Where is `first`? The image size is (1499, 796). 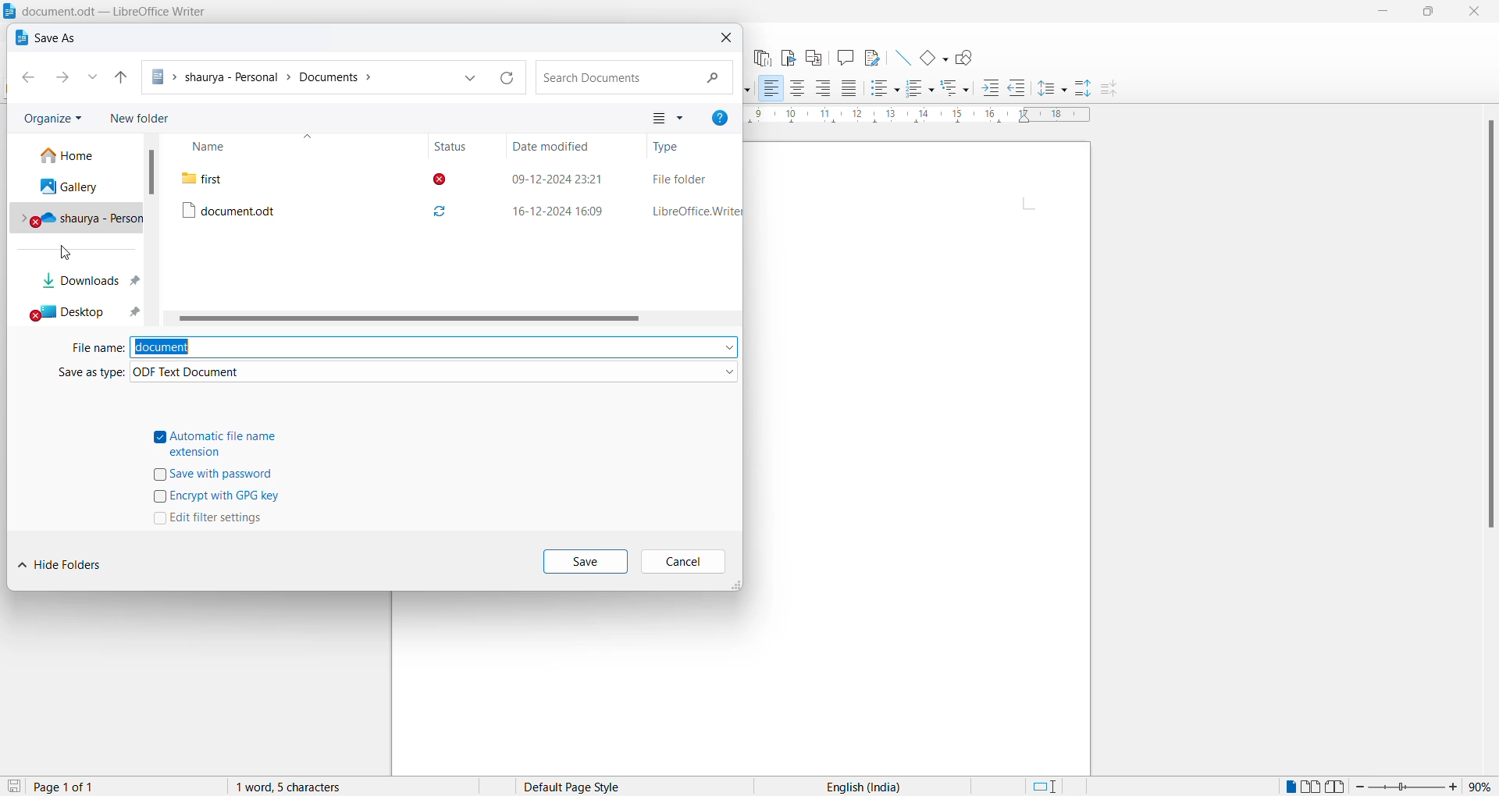
first is located at coordinates (276, 177).